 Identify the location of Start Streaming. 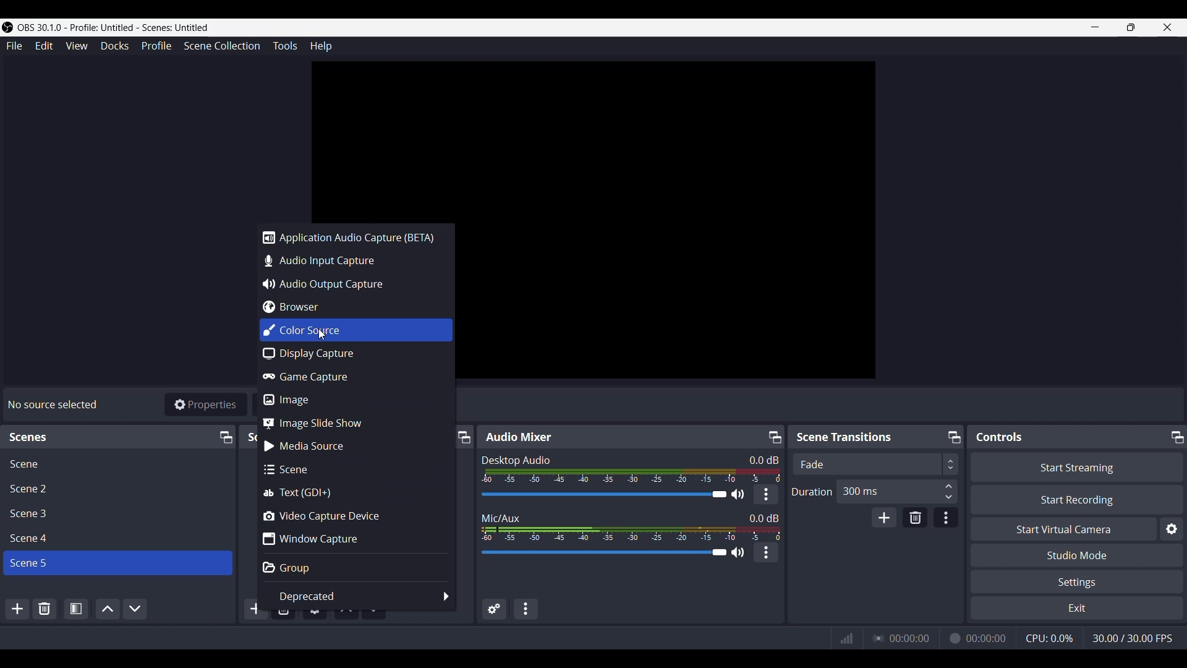
(1075, 466).